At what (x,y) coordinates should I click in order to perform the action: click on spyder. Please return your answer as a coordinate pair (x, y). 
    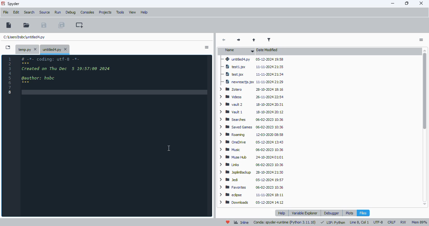
    Looking at the image, I should click on (14, 4).